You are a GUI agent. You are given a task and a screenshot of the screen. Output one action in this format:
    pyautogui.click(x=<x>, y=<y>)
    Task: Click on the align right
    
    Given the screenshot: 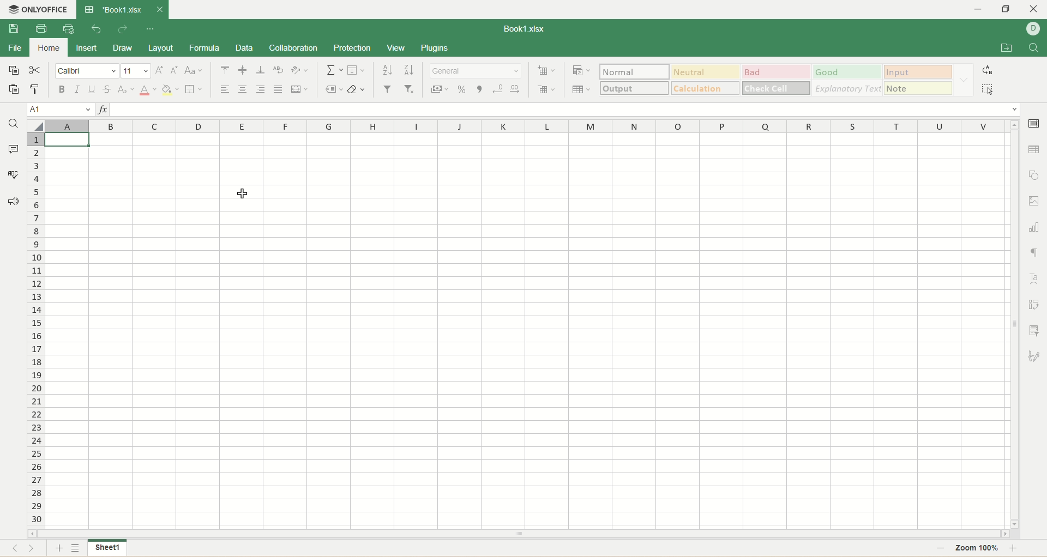 What is the action you would take?
    pyautogui.click(x=262, y=89)
    